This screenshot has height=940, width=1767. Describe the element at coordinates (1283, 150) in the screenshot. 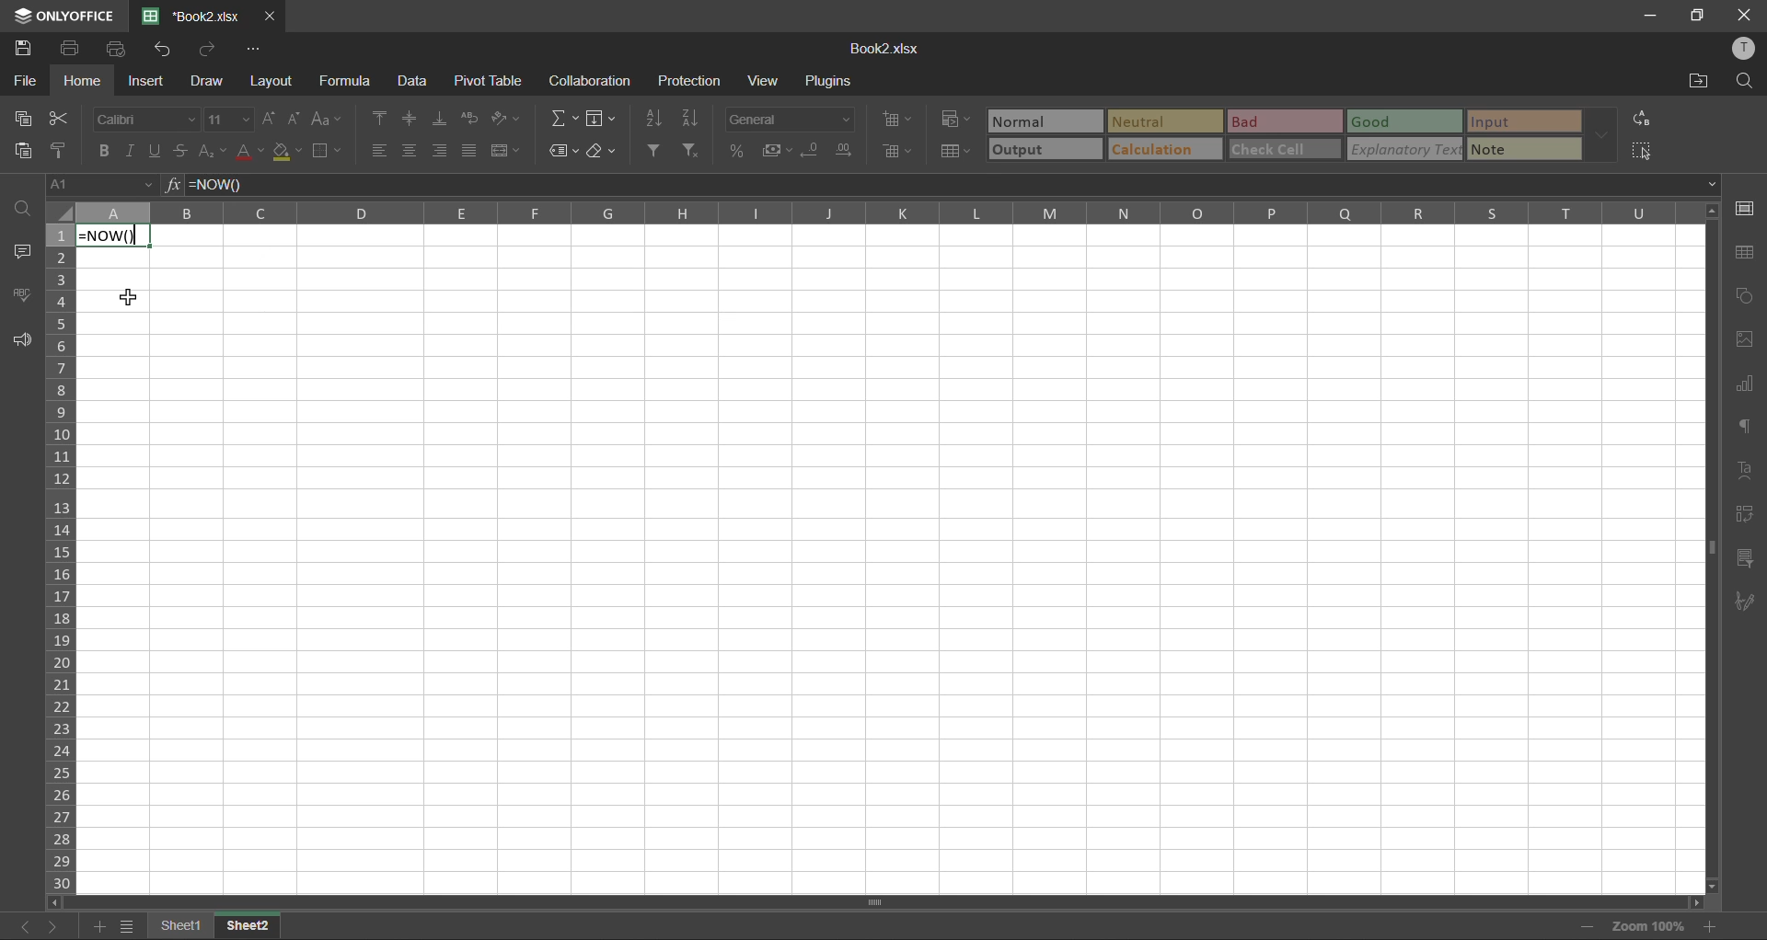

I see `check cell` at that location.